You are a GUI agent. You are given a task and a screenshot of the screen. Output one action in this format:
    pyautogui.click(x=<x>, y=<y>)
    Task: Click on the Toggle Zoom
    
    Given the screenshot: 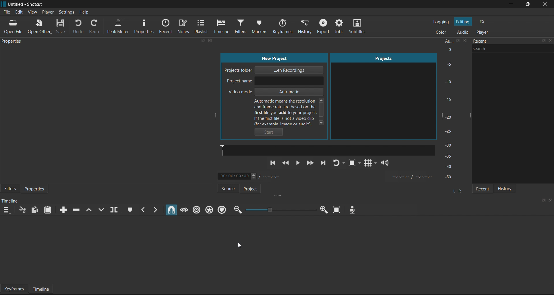 What is the action you would take?
    pyautogui.click(x=353, y=164)
    